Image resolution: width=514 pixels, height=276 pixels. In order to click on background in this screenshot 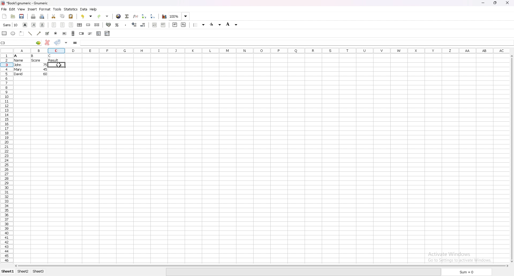, I will do `click(233, 24)`.